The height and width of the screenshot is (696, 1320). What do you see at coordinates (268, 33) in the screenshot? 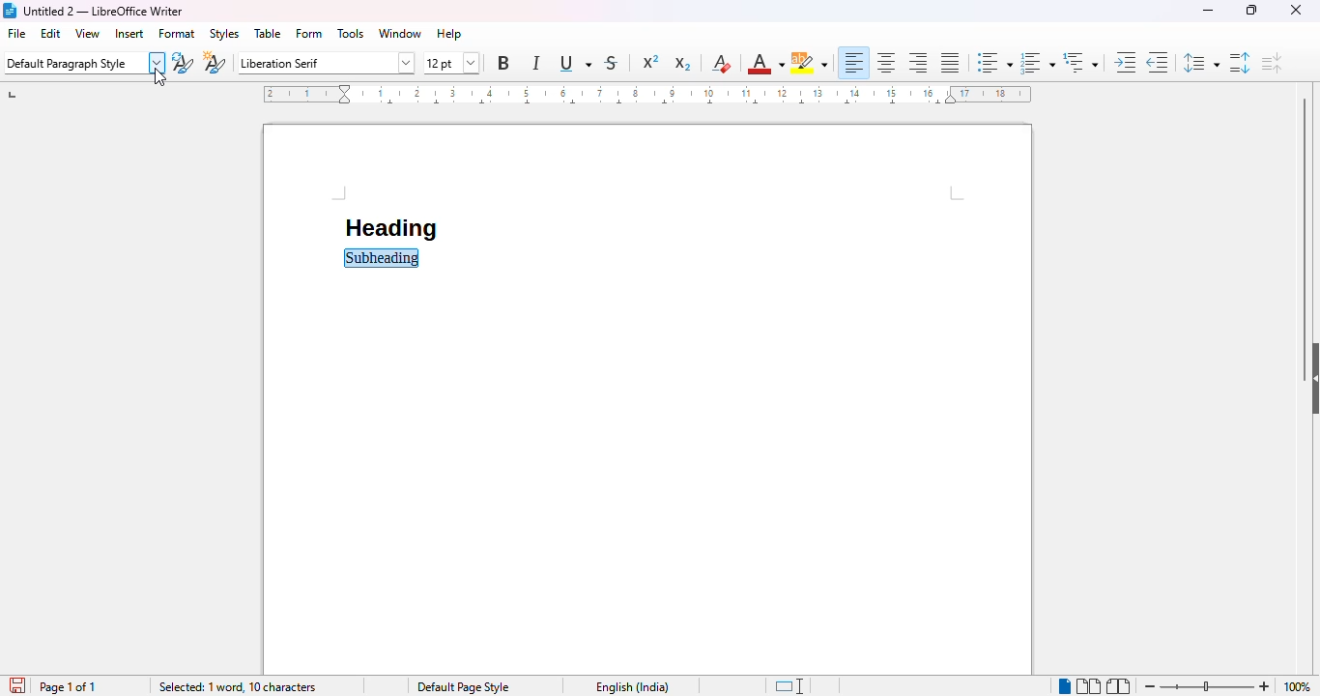
I see `table` at bounding box center [268, 33].